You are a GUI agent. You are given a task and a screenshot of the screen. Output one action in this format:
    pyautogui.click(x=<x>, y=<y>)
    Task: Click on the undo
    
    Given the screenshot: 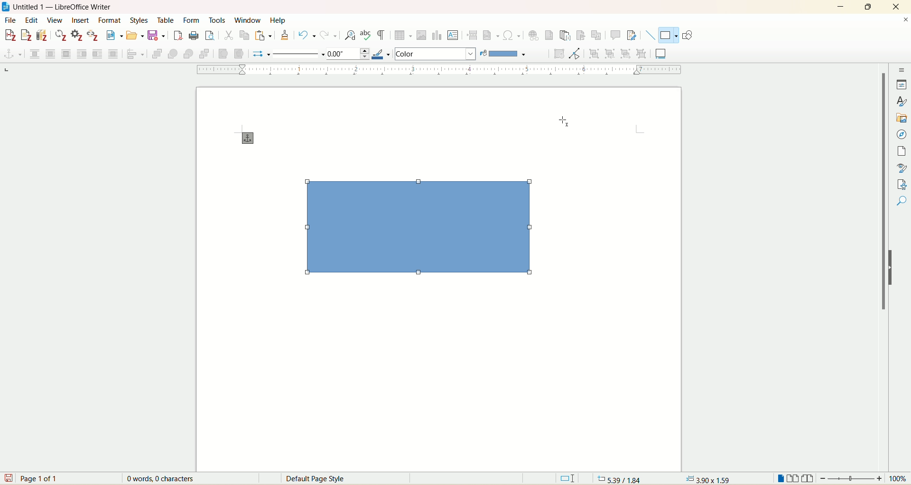 What is the action you would take?
    pyautogui.click(x=307, y=35)
    